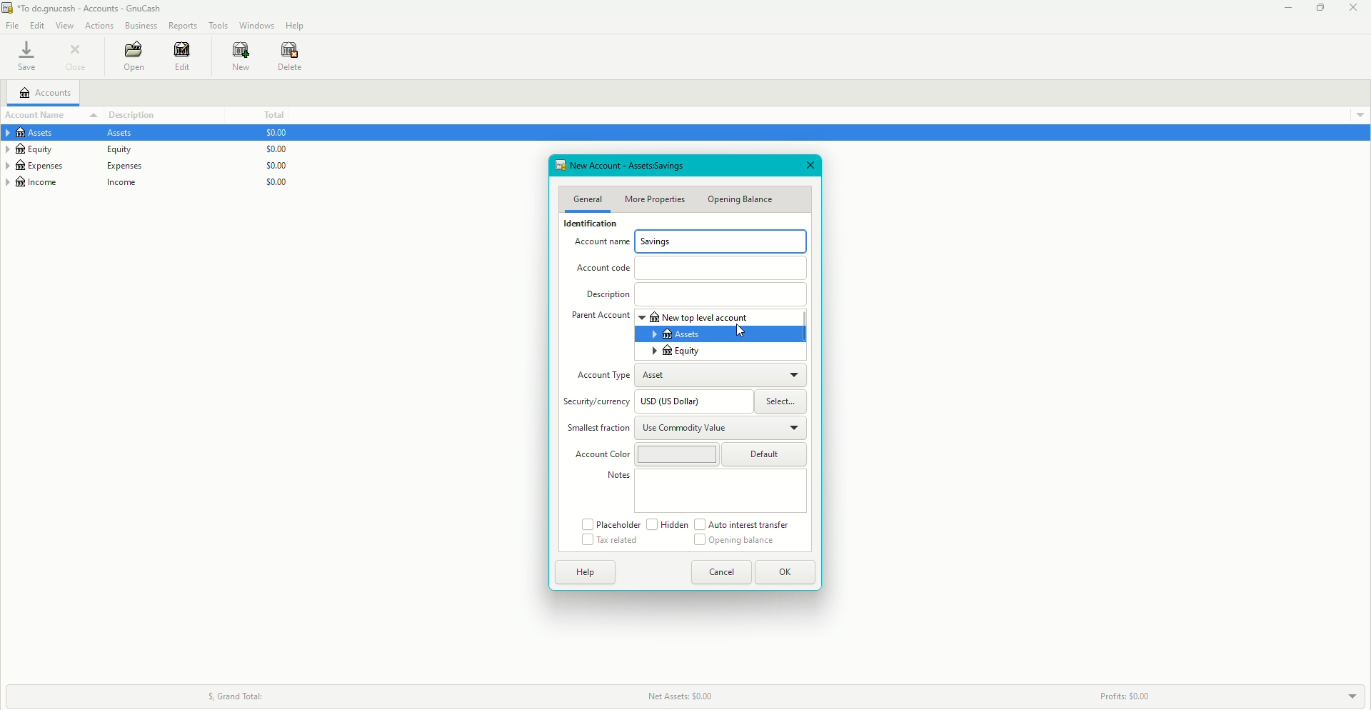  Describe the element at coordinates (600, 316) in the screenshot. I see `Parent account` at that location.